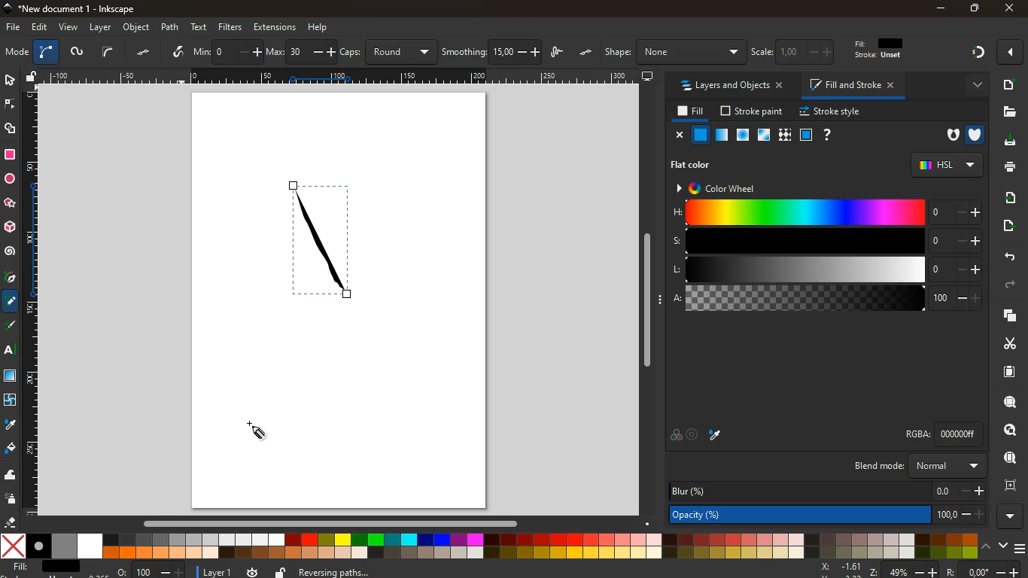 The image size is (1028, 578). I want to click on path, so click(169, 27).